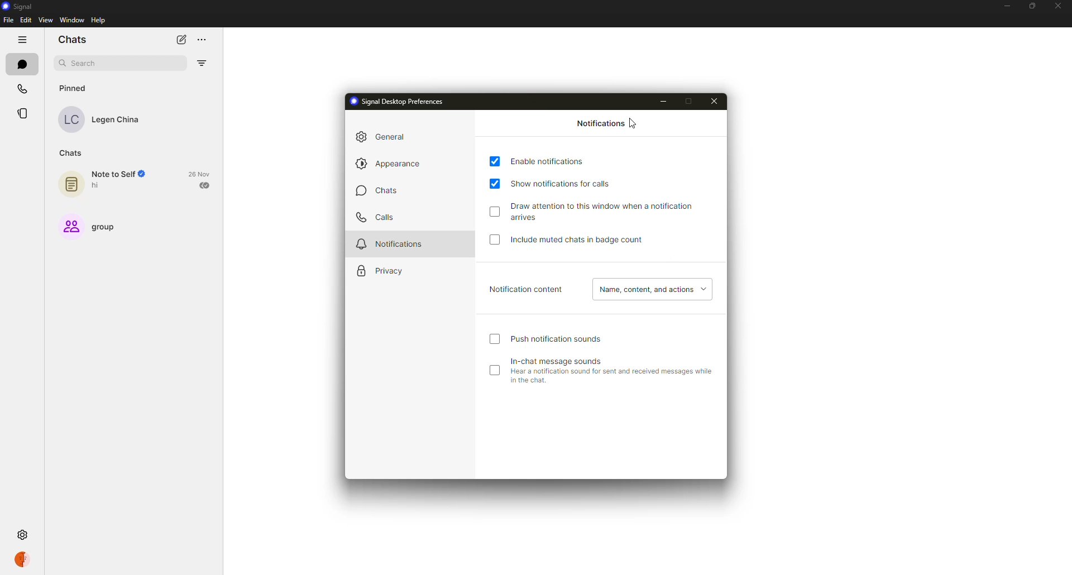 This screenshot has height=575, width=1072. Describe the element at coordinates (205, 185) in the screenshot. I see `sent` at that location.